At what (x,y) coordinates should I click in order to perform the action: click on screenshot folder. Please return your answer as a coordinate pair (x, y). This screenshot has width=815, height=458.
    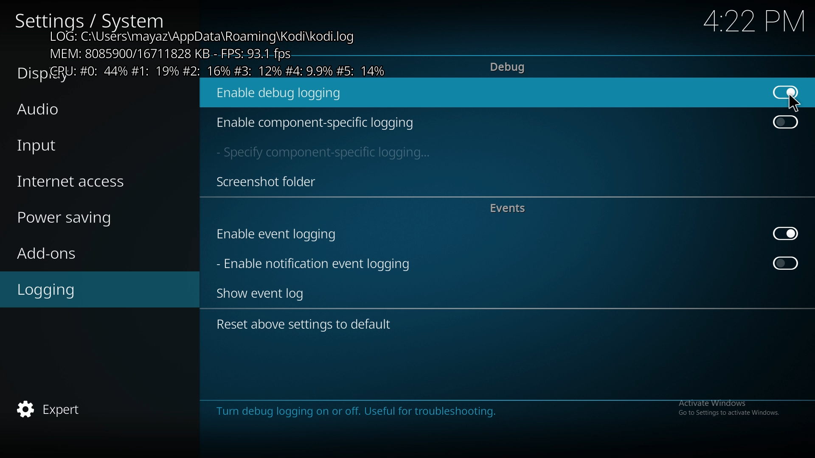
    Looking at the image, I should click on (267, 182).